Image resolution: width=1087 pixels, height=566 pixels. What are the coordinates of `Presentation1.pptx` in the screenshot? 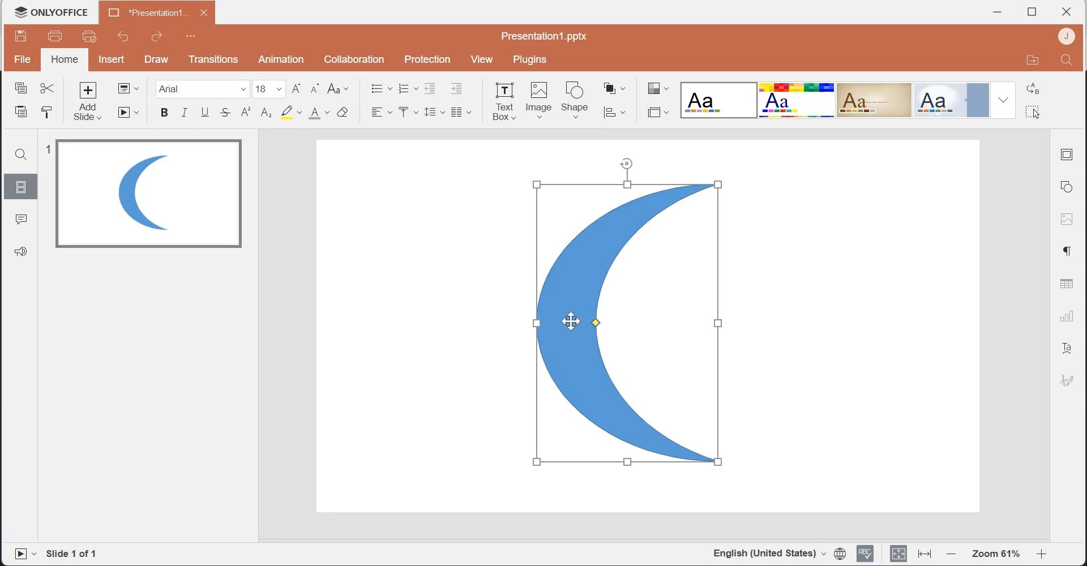 It's located at (545, 36).